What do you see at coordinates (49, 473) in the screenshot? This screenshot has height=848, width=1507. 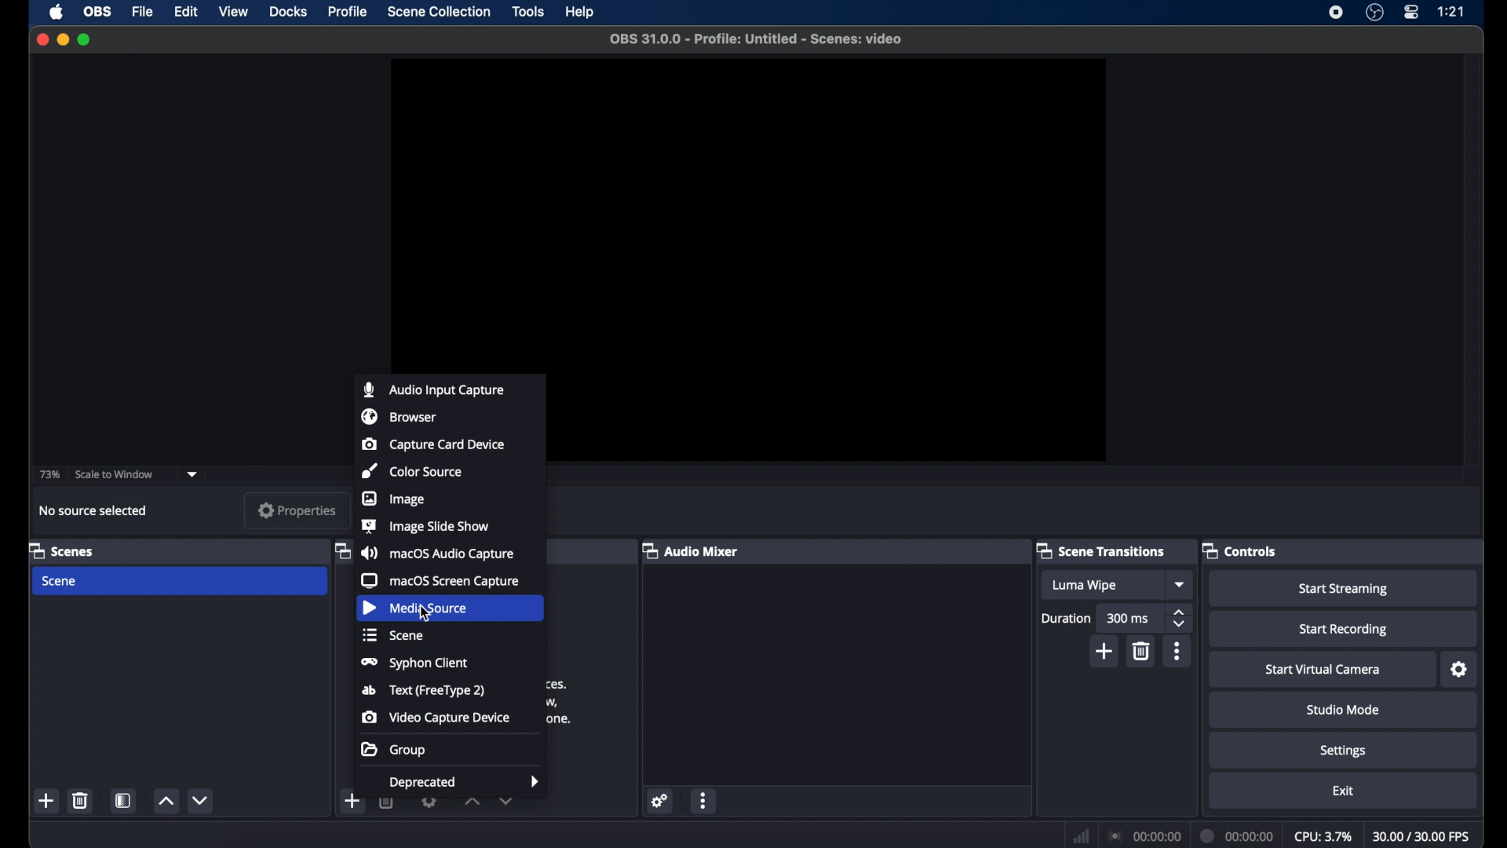 I see `73%` at bounding box center [49, 473].